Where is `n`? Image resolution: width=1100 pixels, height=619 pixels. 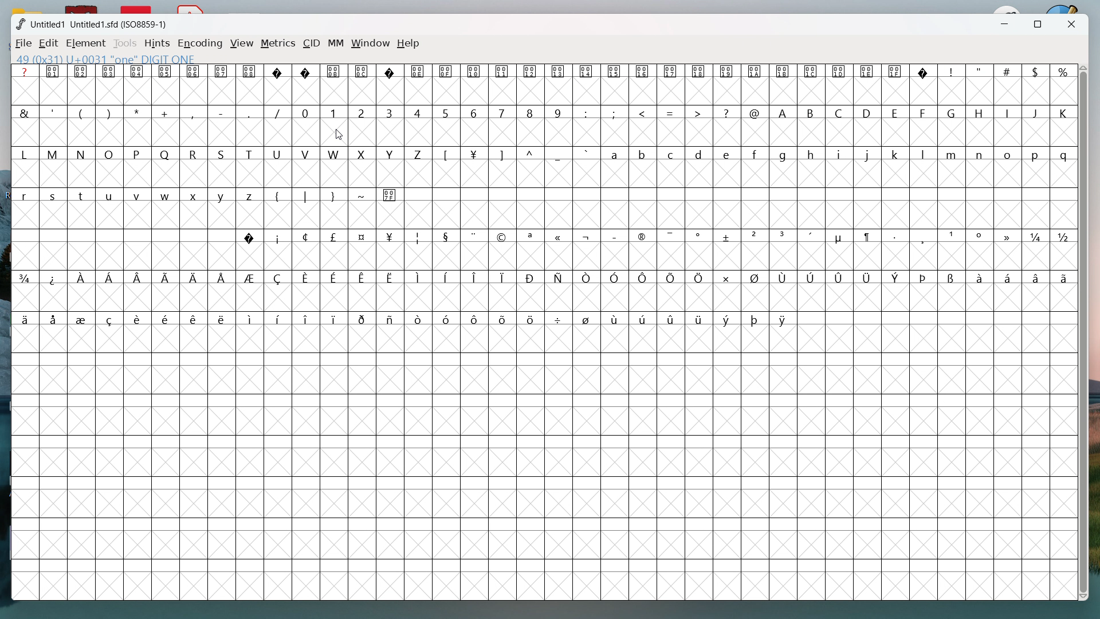
n is located at coordinates (981, 155).